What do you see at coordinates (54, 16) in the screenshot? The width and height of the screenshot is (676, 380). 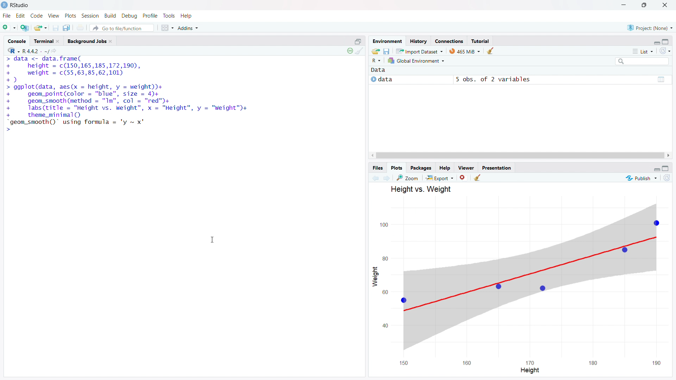 I see `view` at bounding box center [54, 16].